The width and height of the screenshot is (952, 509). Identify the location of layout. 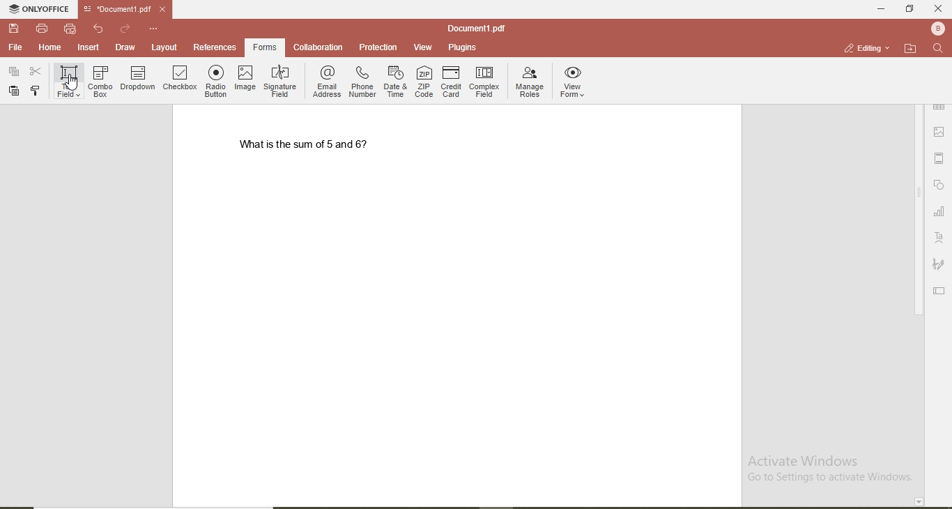
(167, 49).